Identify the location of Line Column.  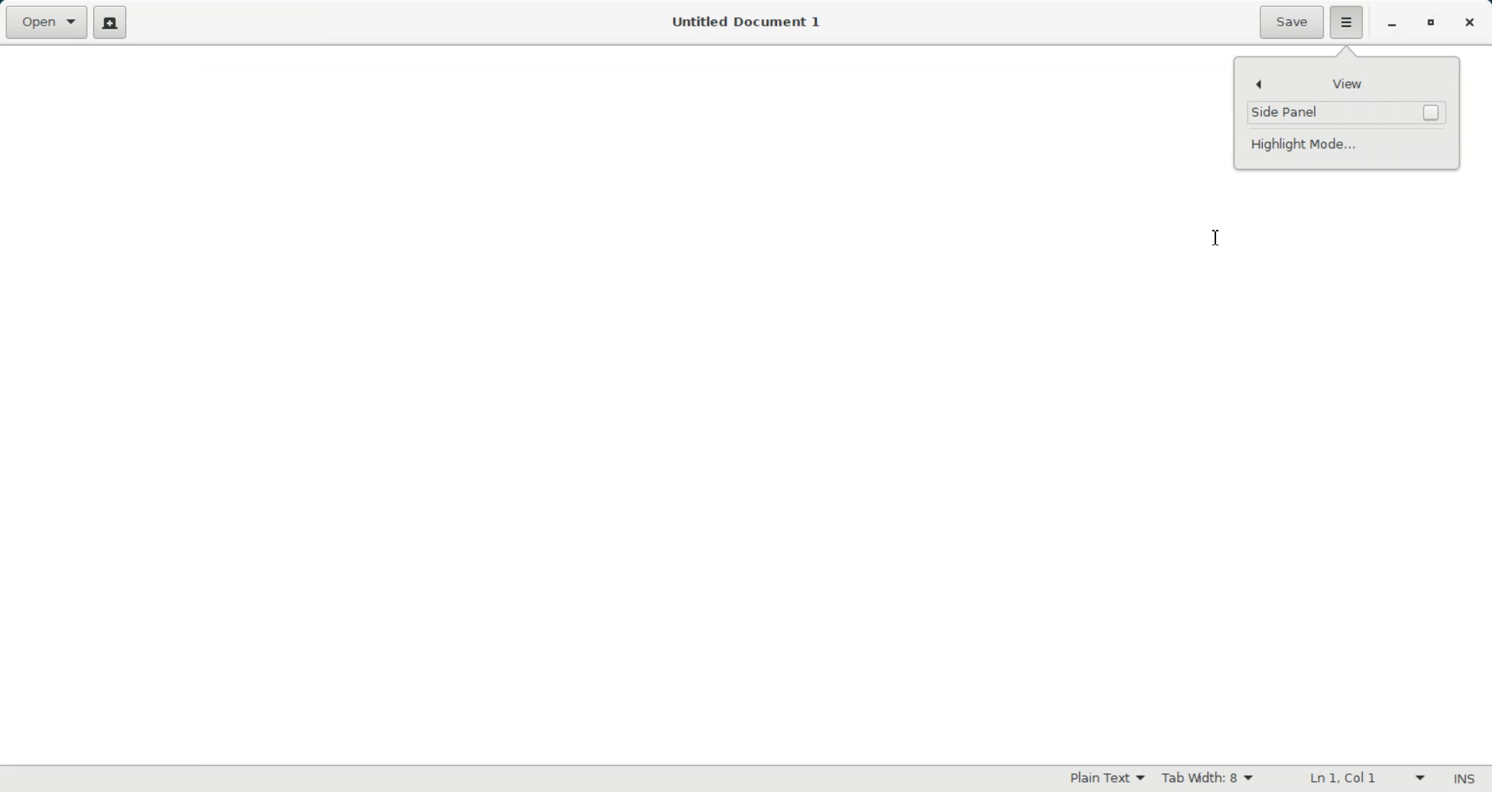
(1357, 777).